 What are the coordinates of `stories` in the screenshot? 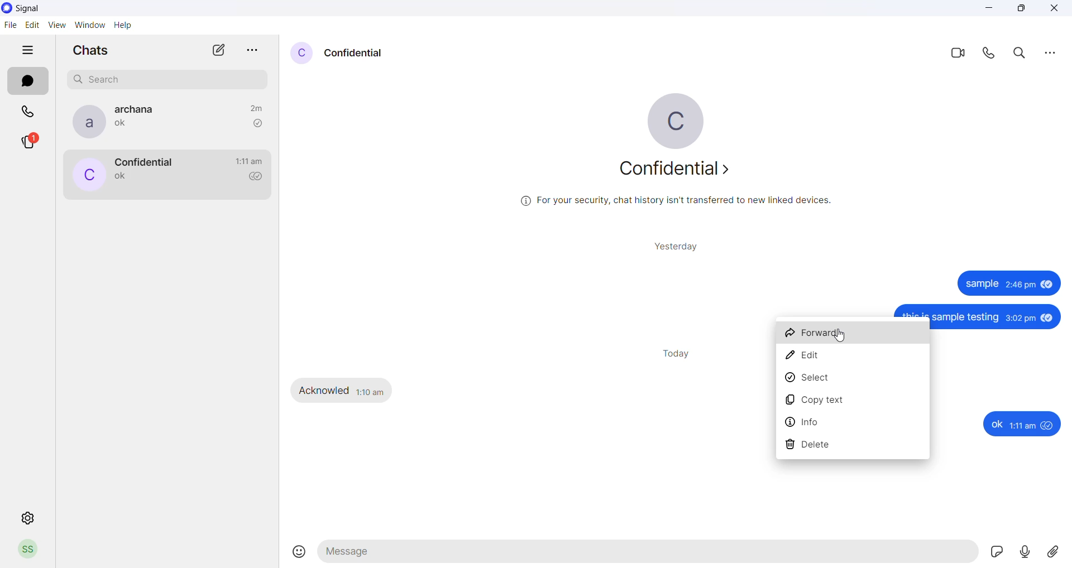 It's located at (35, 142).